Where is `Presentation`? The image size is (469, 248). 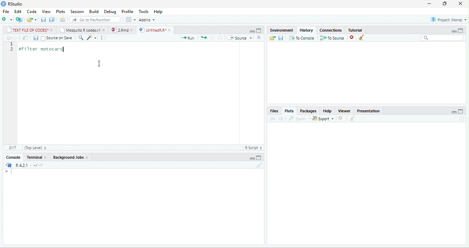 Presentation is located at coordinates (368, 111).